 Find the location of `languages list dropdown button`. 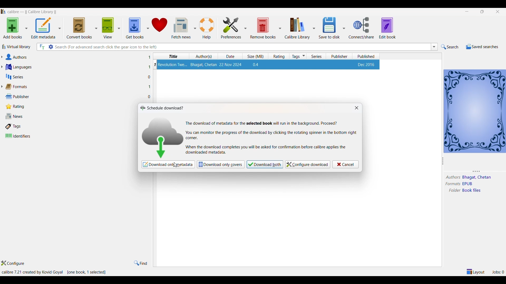

languages list dropdown button is located at coordinates (3, 67).